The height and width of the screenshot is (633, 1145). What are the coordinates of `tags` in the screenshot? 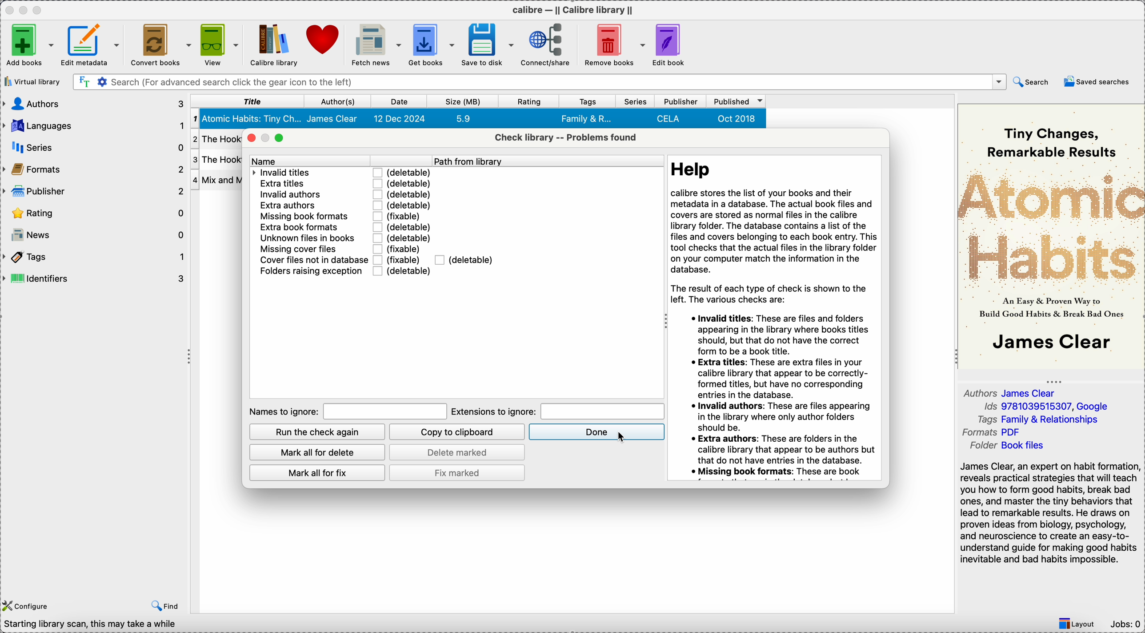 It's located at (1044, 419).